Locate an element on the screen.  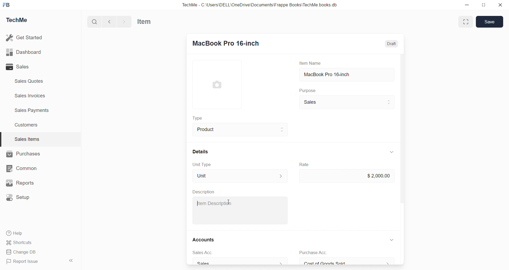
Common is located at coordinates (23, 168).